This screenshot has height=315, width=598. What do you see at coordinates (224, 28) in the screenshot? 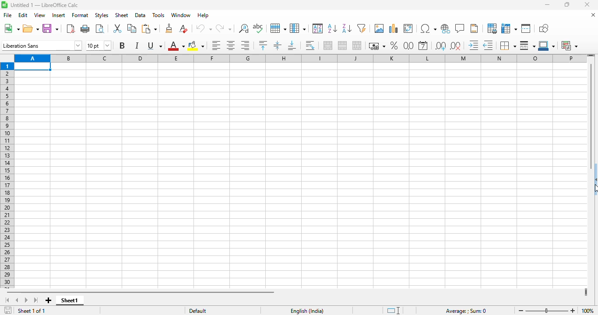
I see `redo` at bounding box center [224, 28].